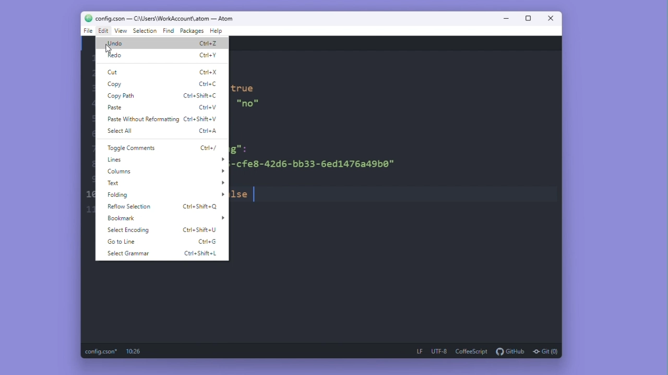 The image size is (668, 375). Describe the element at coordinates (129, 254) in the screenshot. I see `Select Grammar` at that location.